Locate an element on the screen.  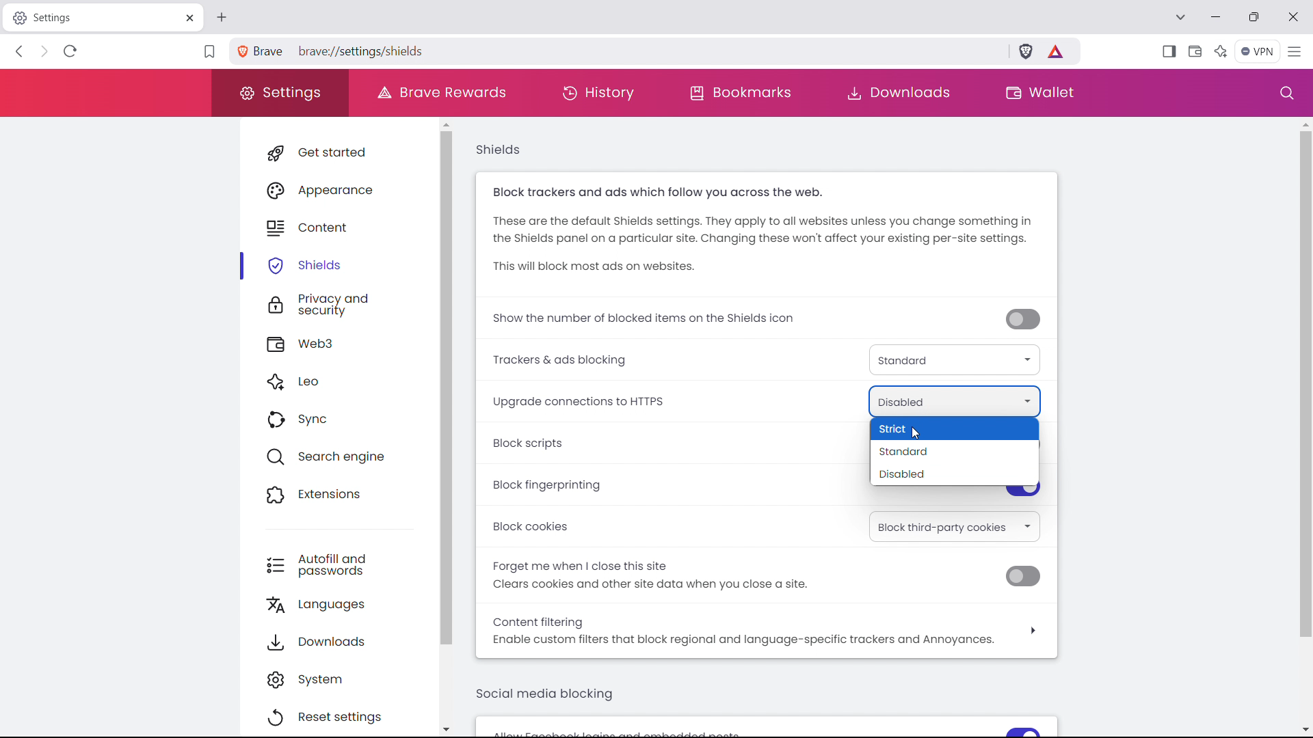
vpn is located at coordinates (1257, 52).